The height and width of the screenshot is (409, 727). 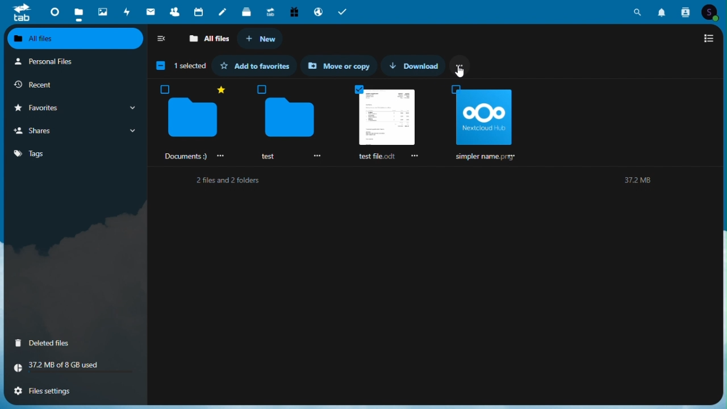 What do you see at coordinates (104, 11) in the screenshot?
I see `Photos` at bounding box center [104, 11].